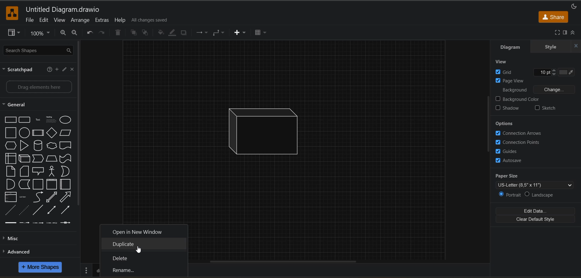 This screenshot has width=581, height=278. I want to click on appearance, so click(574, 6).